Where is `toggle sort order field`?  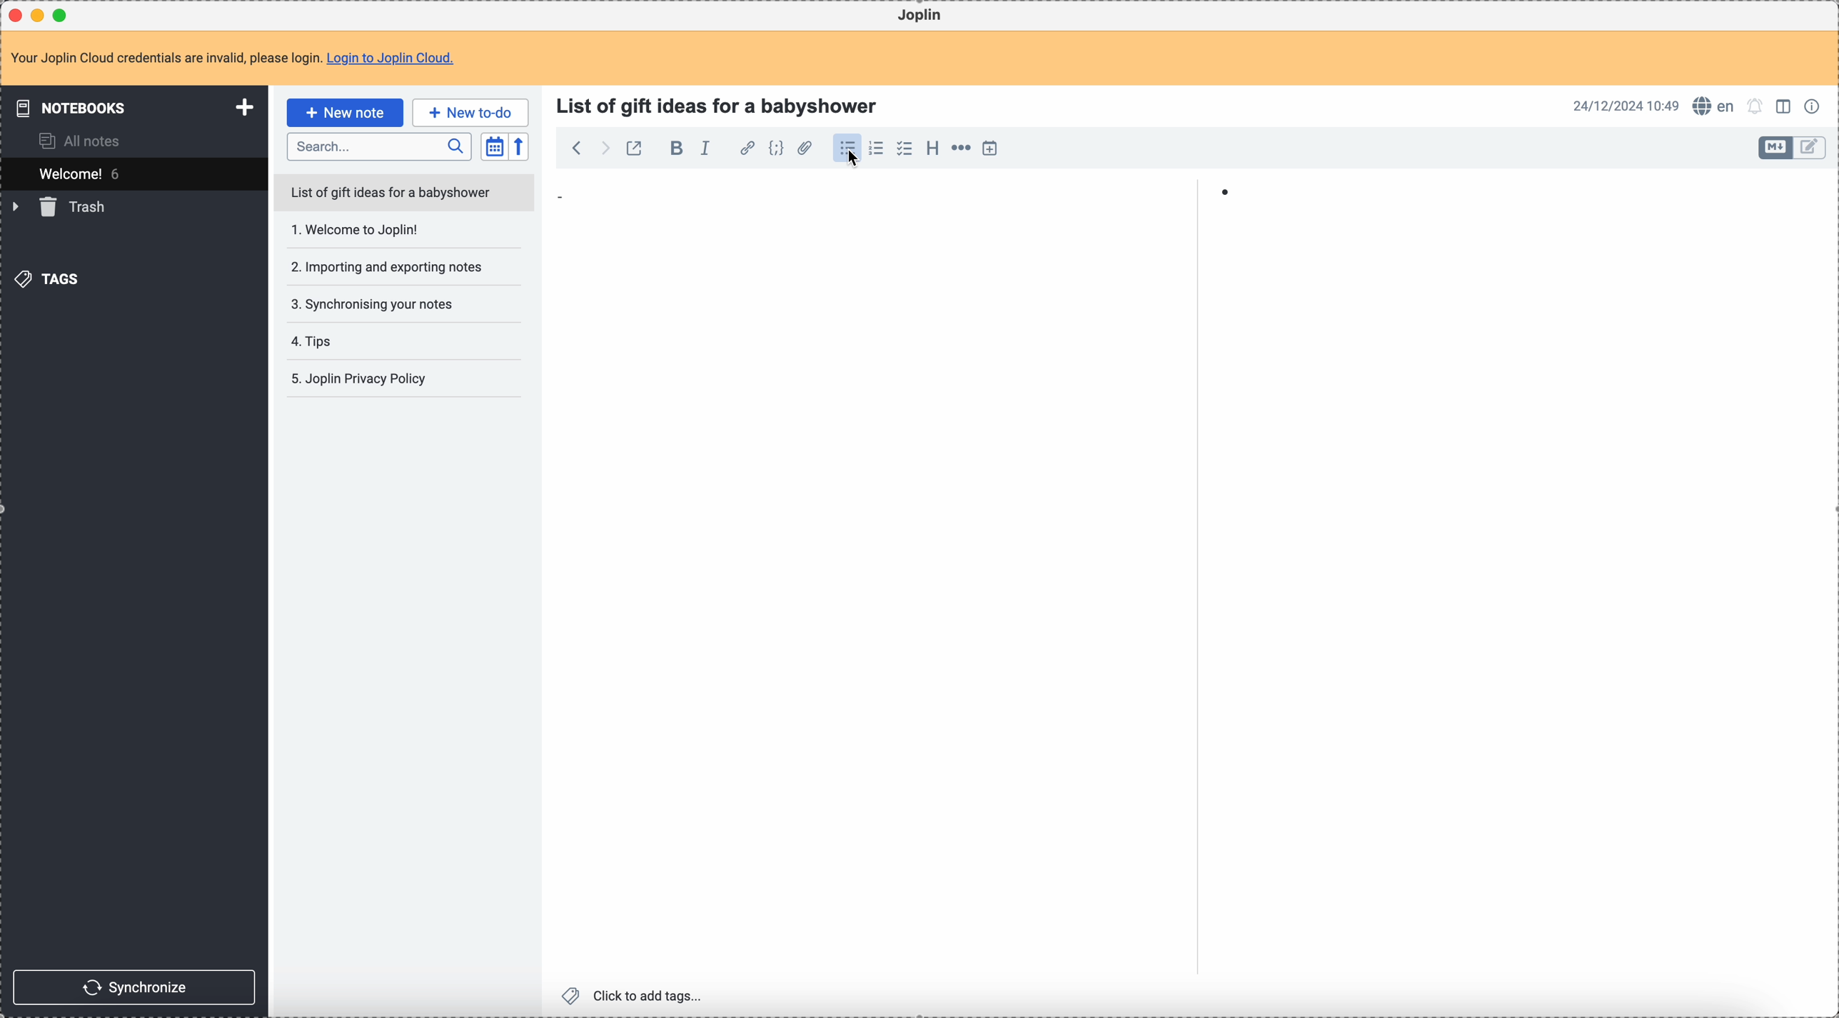 toggle sort order field is located at coordinates (493, 146).